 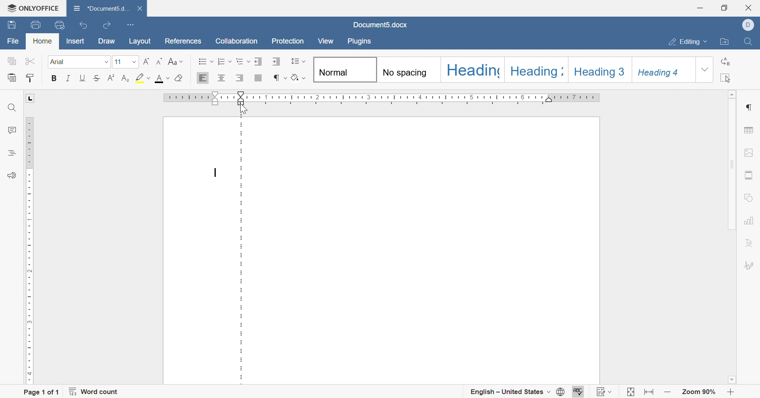 I want to click on paragraph settings, so click(x=750, y=106).